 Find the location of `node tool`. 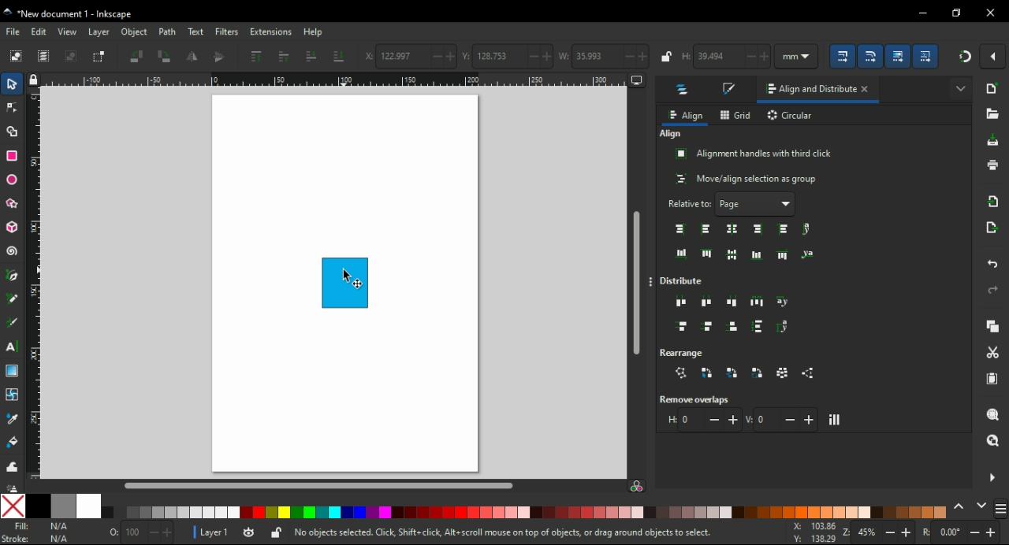

node tool is located at coordinates (13, 109).